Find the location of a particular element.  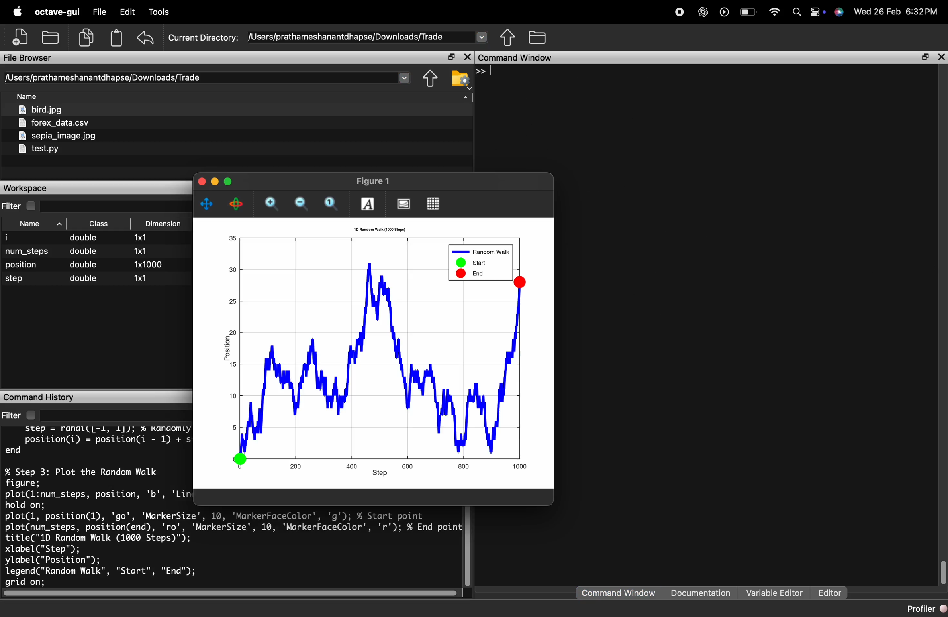

console code - 120 Random Walk Simulation in GNU Octave clc; clear; close all; % Clean workspace Step 1: Define Parameters num_steps = 1000; % Number of steps position = zeros(1, num_steps); % Initialize position array Step 2: Perform Random Walk for i 2:num steps end step randi ([-1, 1]); % Randomly choose 1 (left) or +1 (right) position(i) = position(i-1)+ step; % Update position Step 3: Plot the Random Walk figure; plot(1:num_steps, position, 'b', 'LineWidth', 2); hold on: plot(1, position (1), 'go', 'MarkerSize', 10, 'MarkerFaceColor', 'g'); % Start point plot(num_steps, position(end), 'ro', 'MarkerSize', 10, 'MarkerFaceColor', 'r'); % End point title("1D Random Walk (1000 Steps)"); xlabel("Step"); ylabel("Position"); legend("Random Walk", "Start", "End"); grid on; is located at coordinates (101, 506).